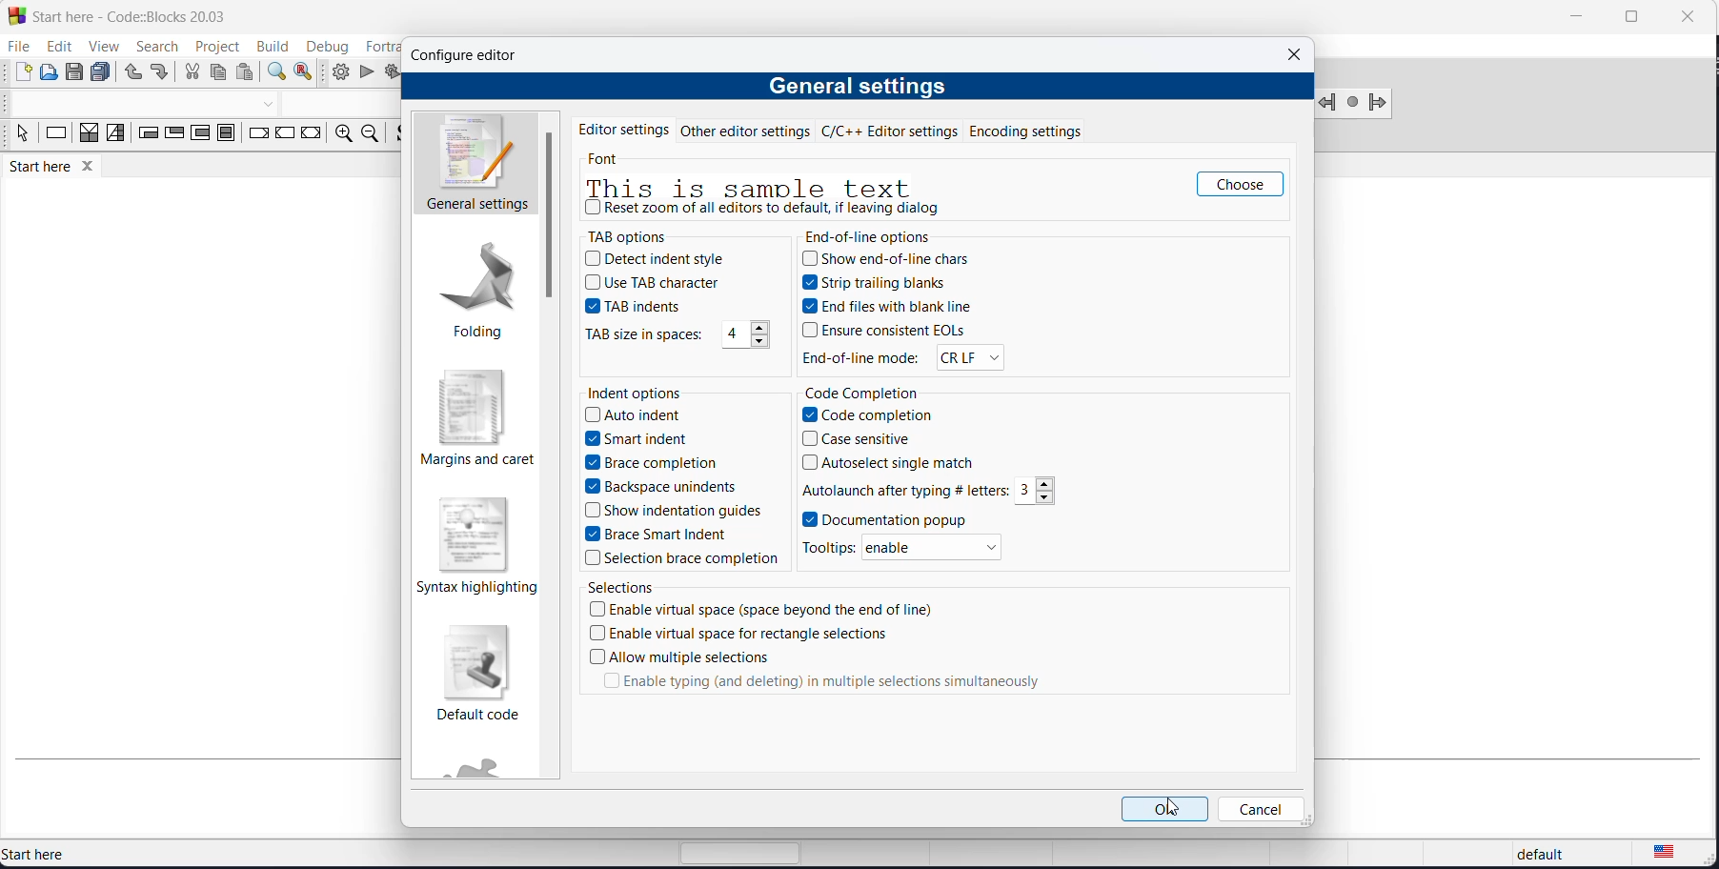  I want to click on entry condition loop, so click(142, 136).